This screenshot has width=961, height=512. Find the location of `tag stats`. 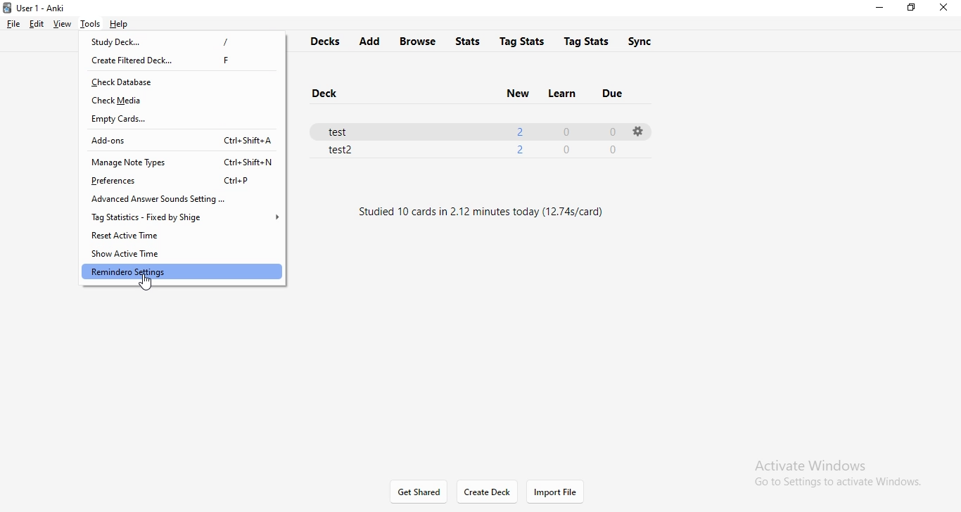

tag stats is located at coordinates (522, 40).